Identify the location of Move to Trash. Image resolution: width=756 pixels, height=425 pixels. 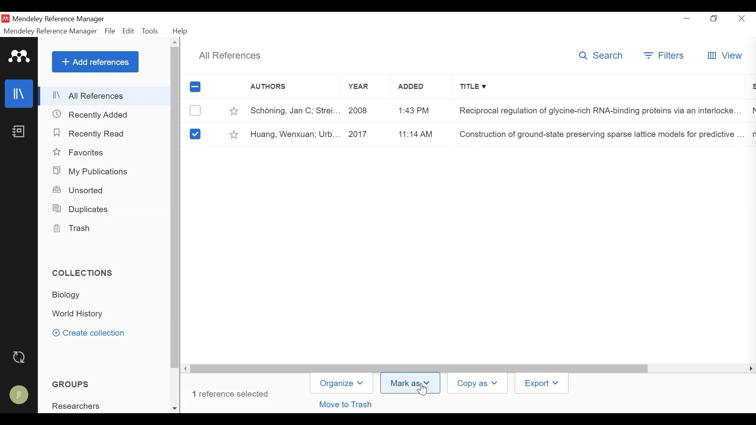
(347, 404).